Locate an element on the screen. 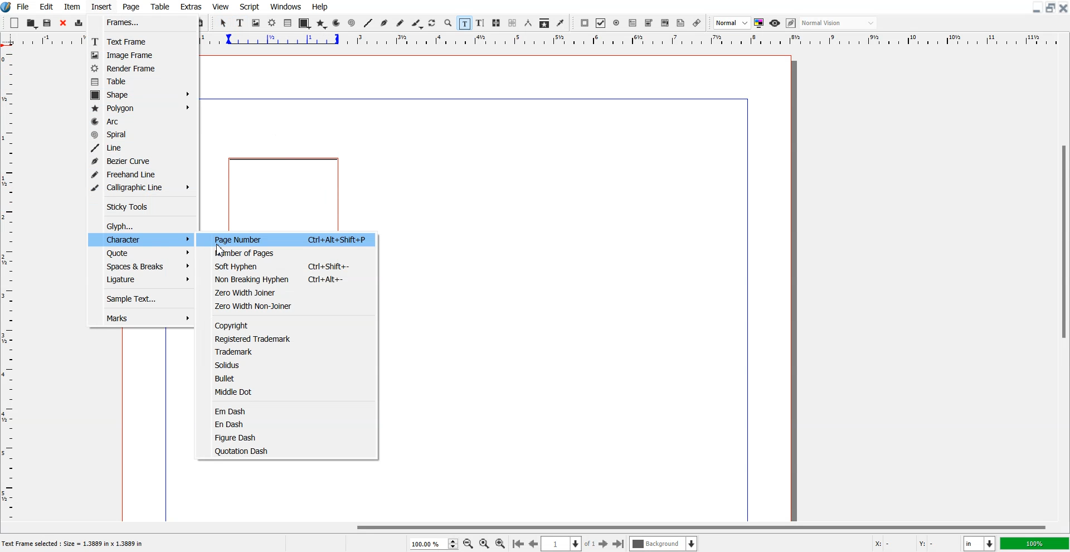 The height and width of the screenshot is (552, 1070). Glyph is located at coordinates (143, 225).